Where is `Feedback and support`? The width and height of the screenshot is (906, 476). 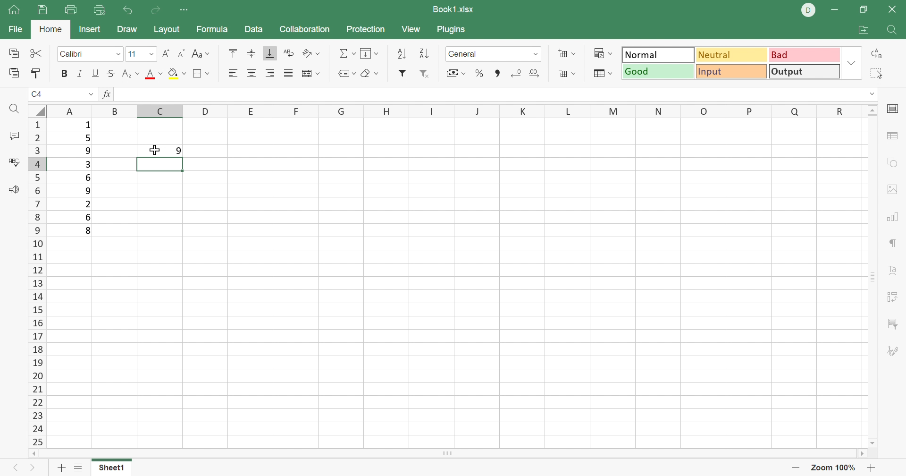 Feedback and support is located at coordinates (16, 189).